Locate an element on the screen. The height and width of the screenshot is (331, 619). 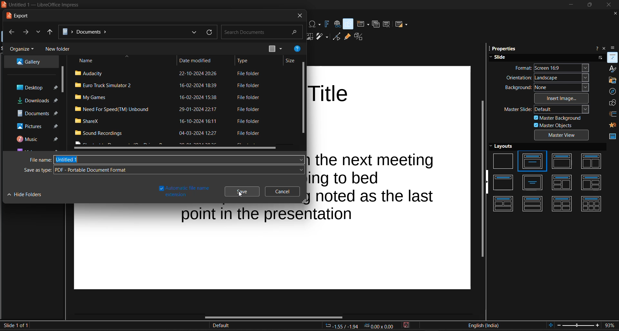
search downloads is located at coordinates (261, 32).